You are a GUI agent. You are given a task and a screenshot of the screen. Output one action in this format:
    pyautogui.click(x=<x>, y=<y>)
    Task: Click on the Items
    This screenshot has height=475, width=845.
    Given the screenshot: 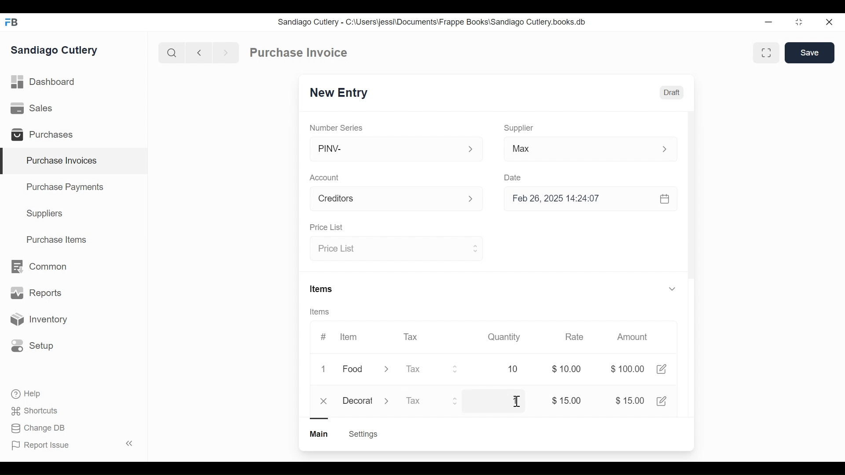 What is the action you would take?
    pyautogui.click(x=322, y=290)
    